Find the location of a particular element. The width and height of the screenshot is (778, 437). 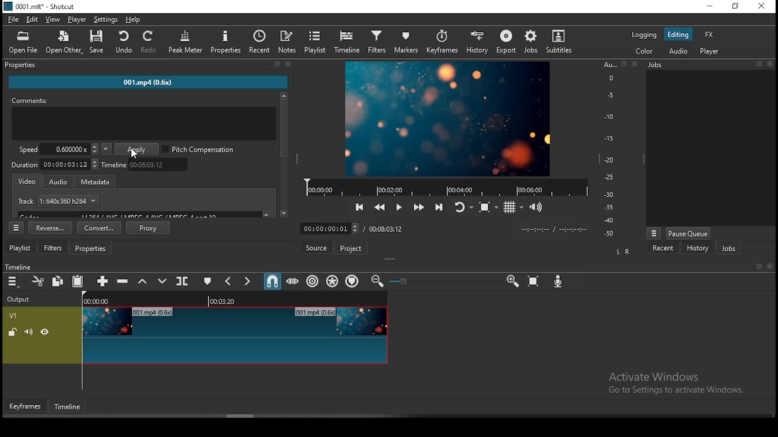

bookmark is located at coordinates (756, 266).